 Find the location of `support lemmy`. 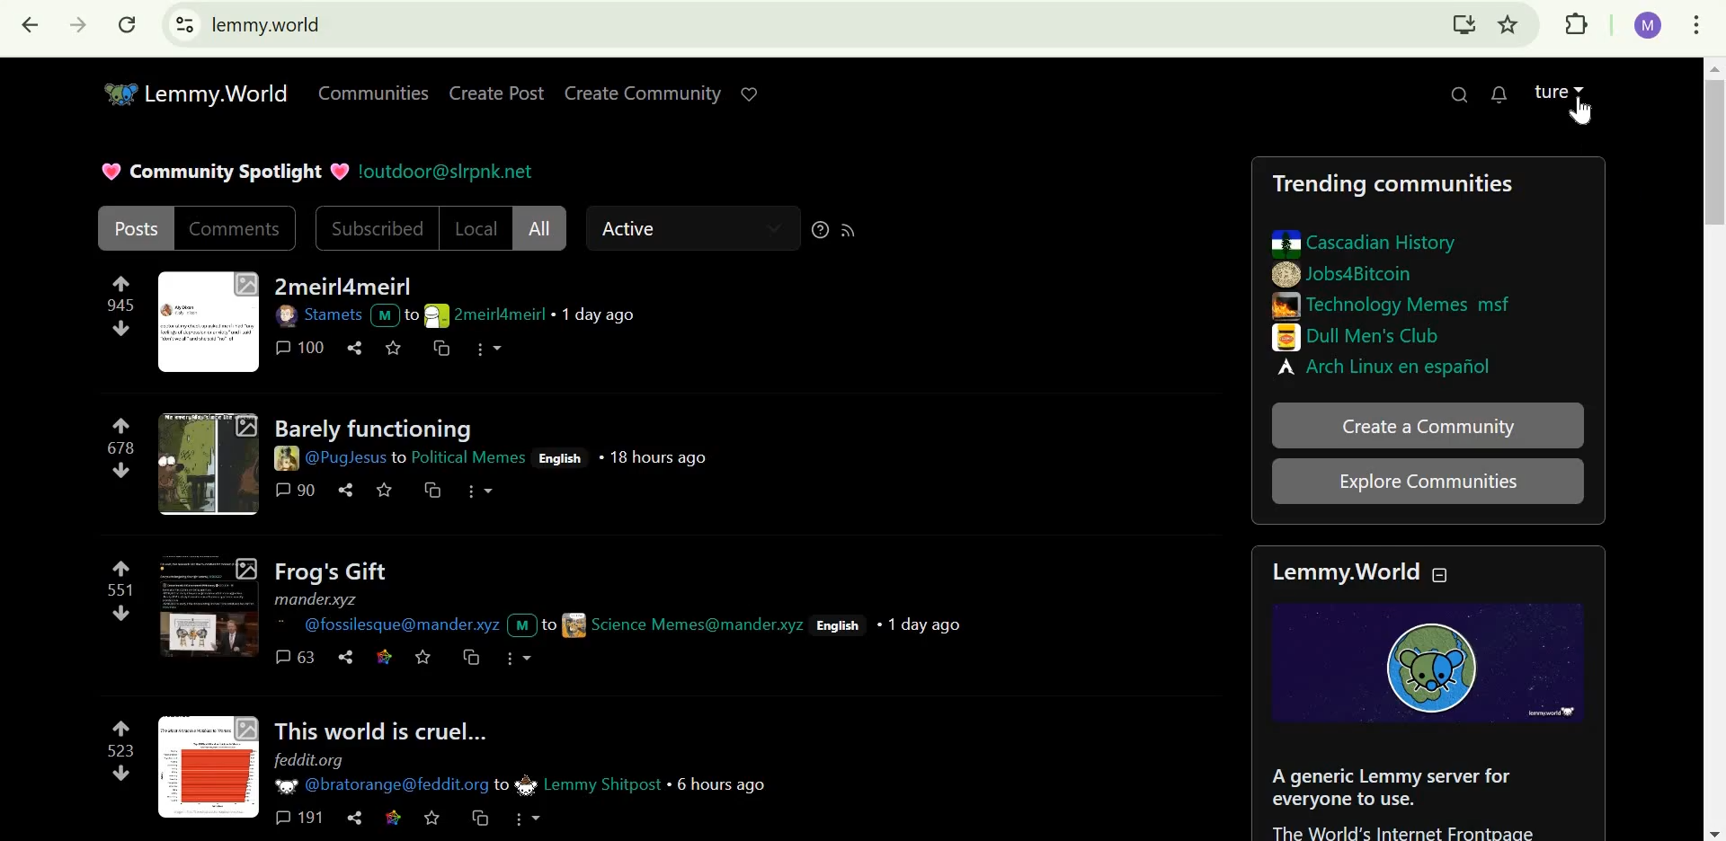

support lemmy is located at coordinates (754, 92).